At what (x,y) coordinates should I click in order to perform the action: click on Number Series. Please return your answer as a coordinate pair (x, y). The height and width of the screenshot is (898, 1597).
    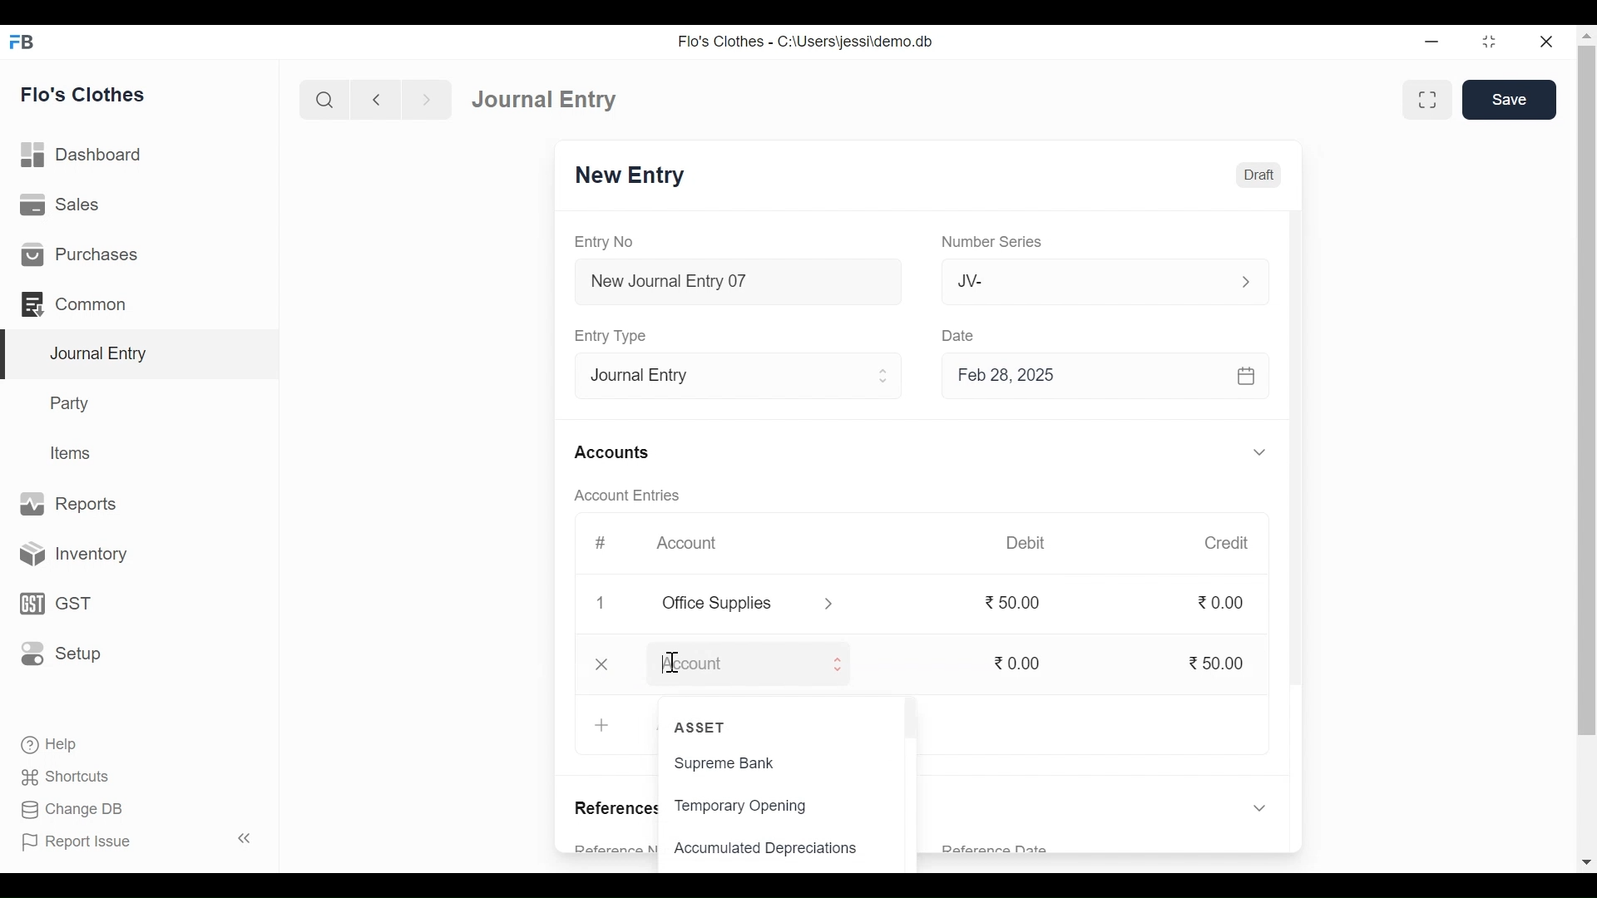
    Looking at the image, I should click on (991, 242).